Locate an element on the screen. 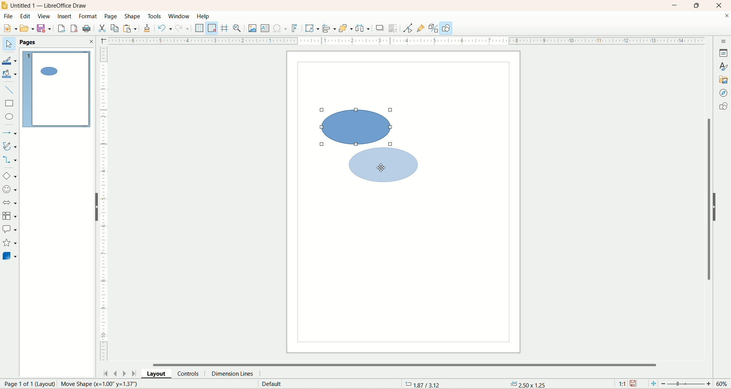 The height and width of the screenshot is (389, 731). hide is located at coordinates (717, 206).